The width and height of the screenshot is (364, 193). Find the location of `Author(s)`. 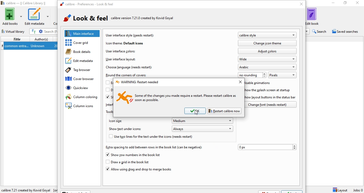

Author(s) is located at coordinates (42, 39).